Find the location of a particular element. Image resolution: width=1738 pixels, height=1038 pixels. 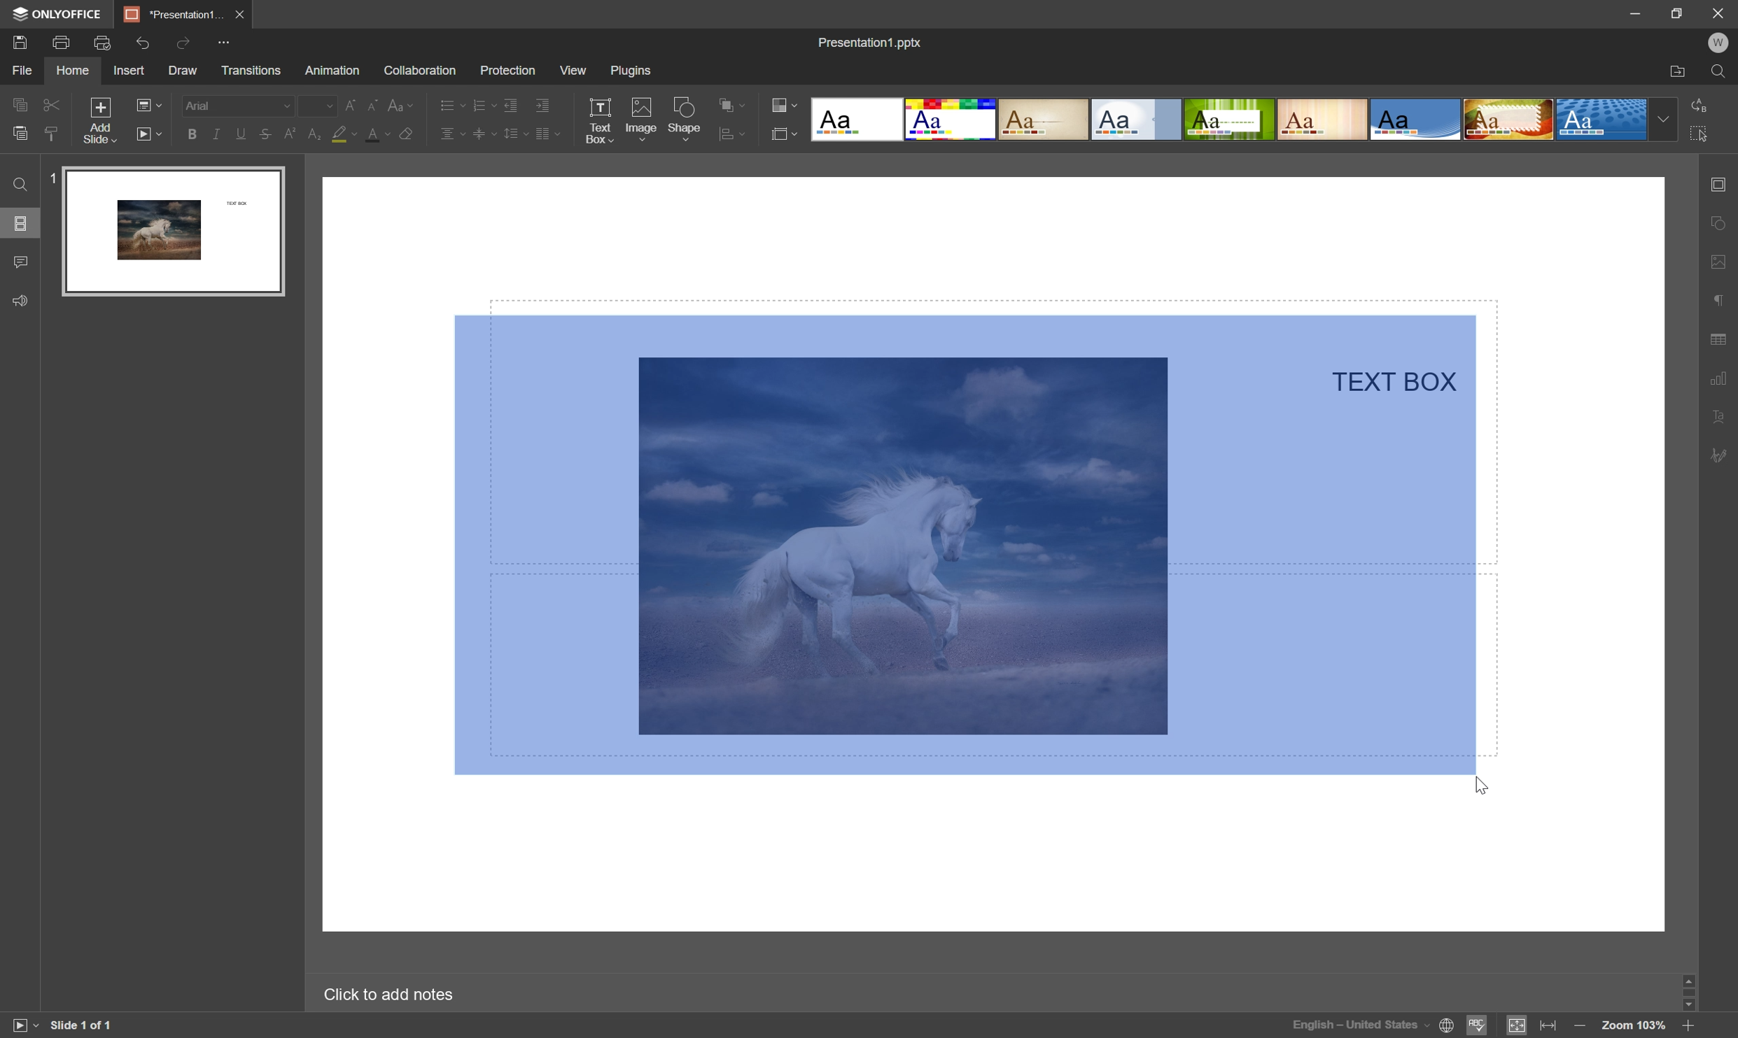

shape is located at coordinates (685, 119).